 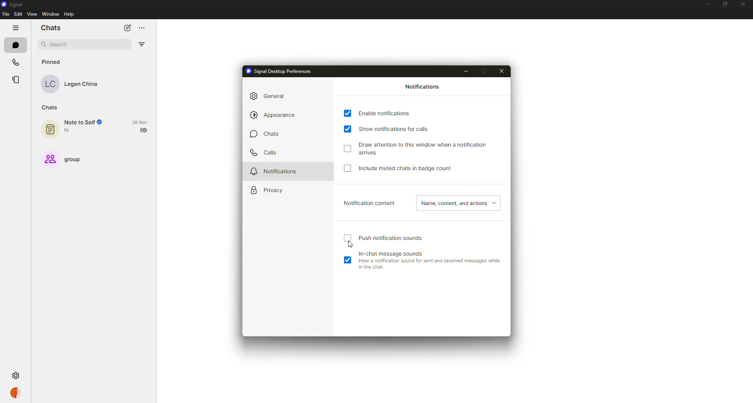 I want to click on search, so click(x=61, y=44).